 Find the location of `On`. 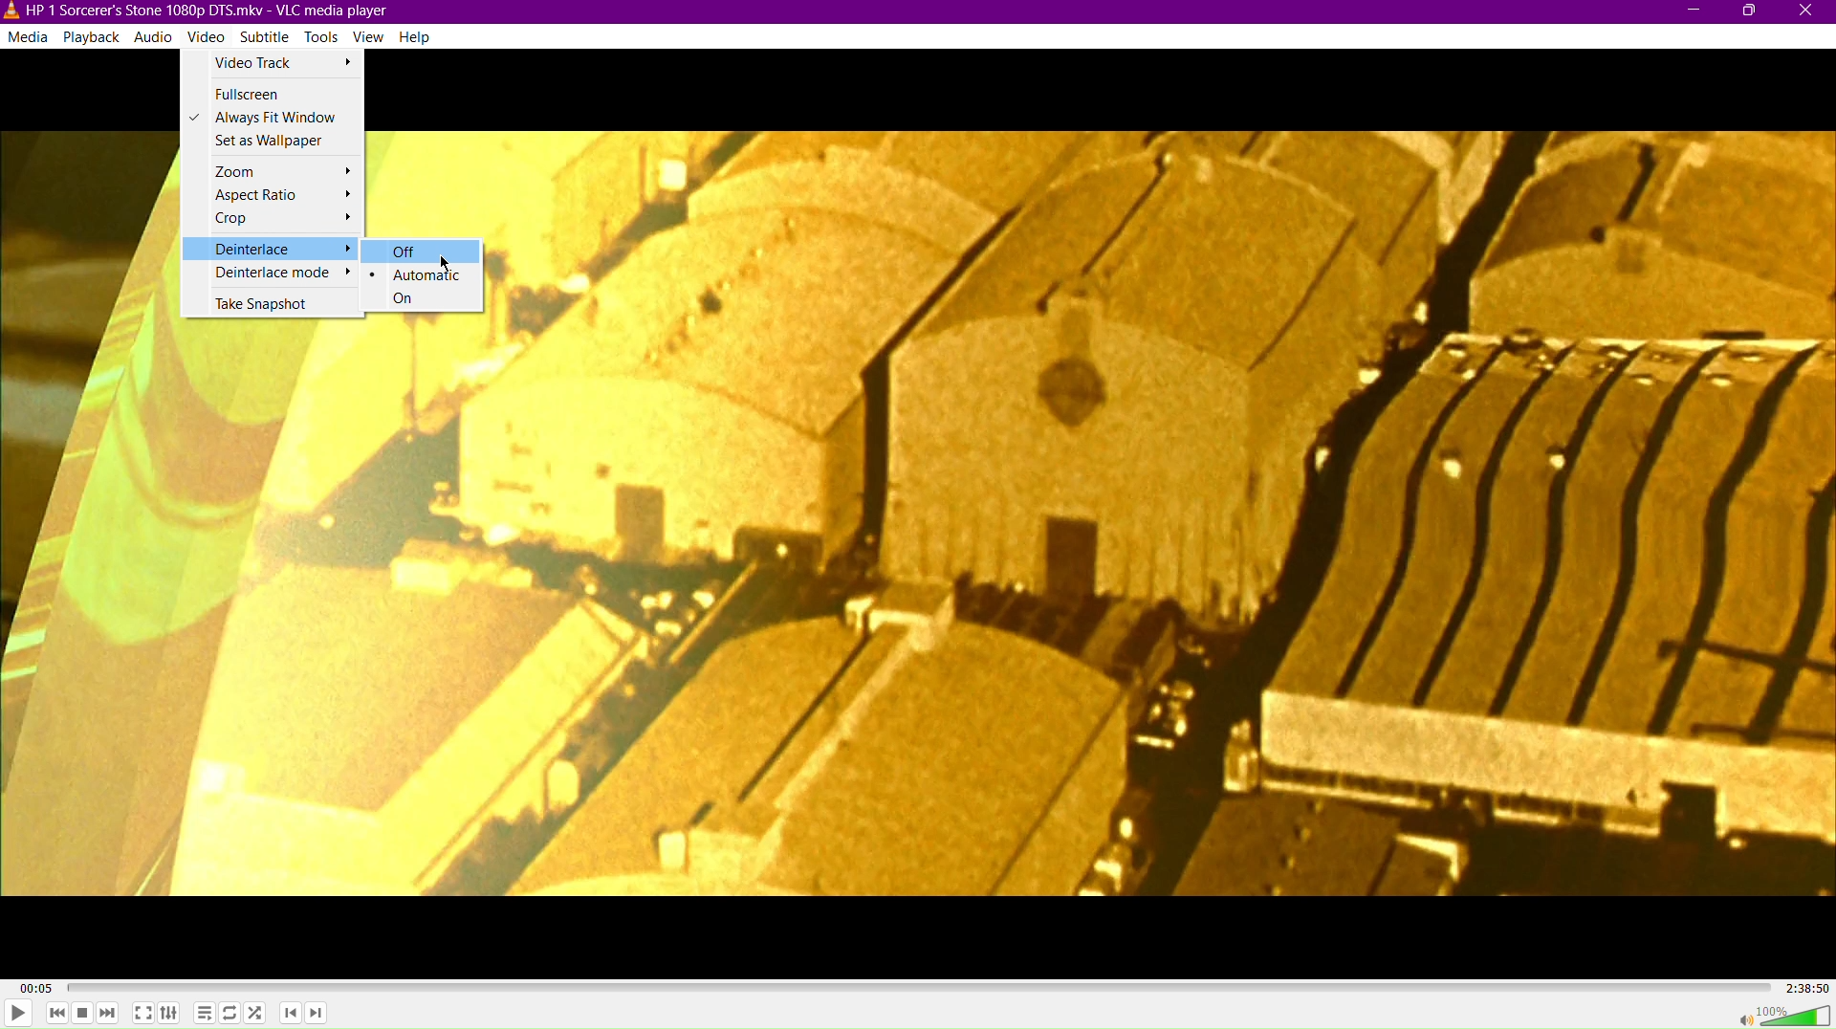

On is located at coordinates (425, 298).